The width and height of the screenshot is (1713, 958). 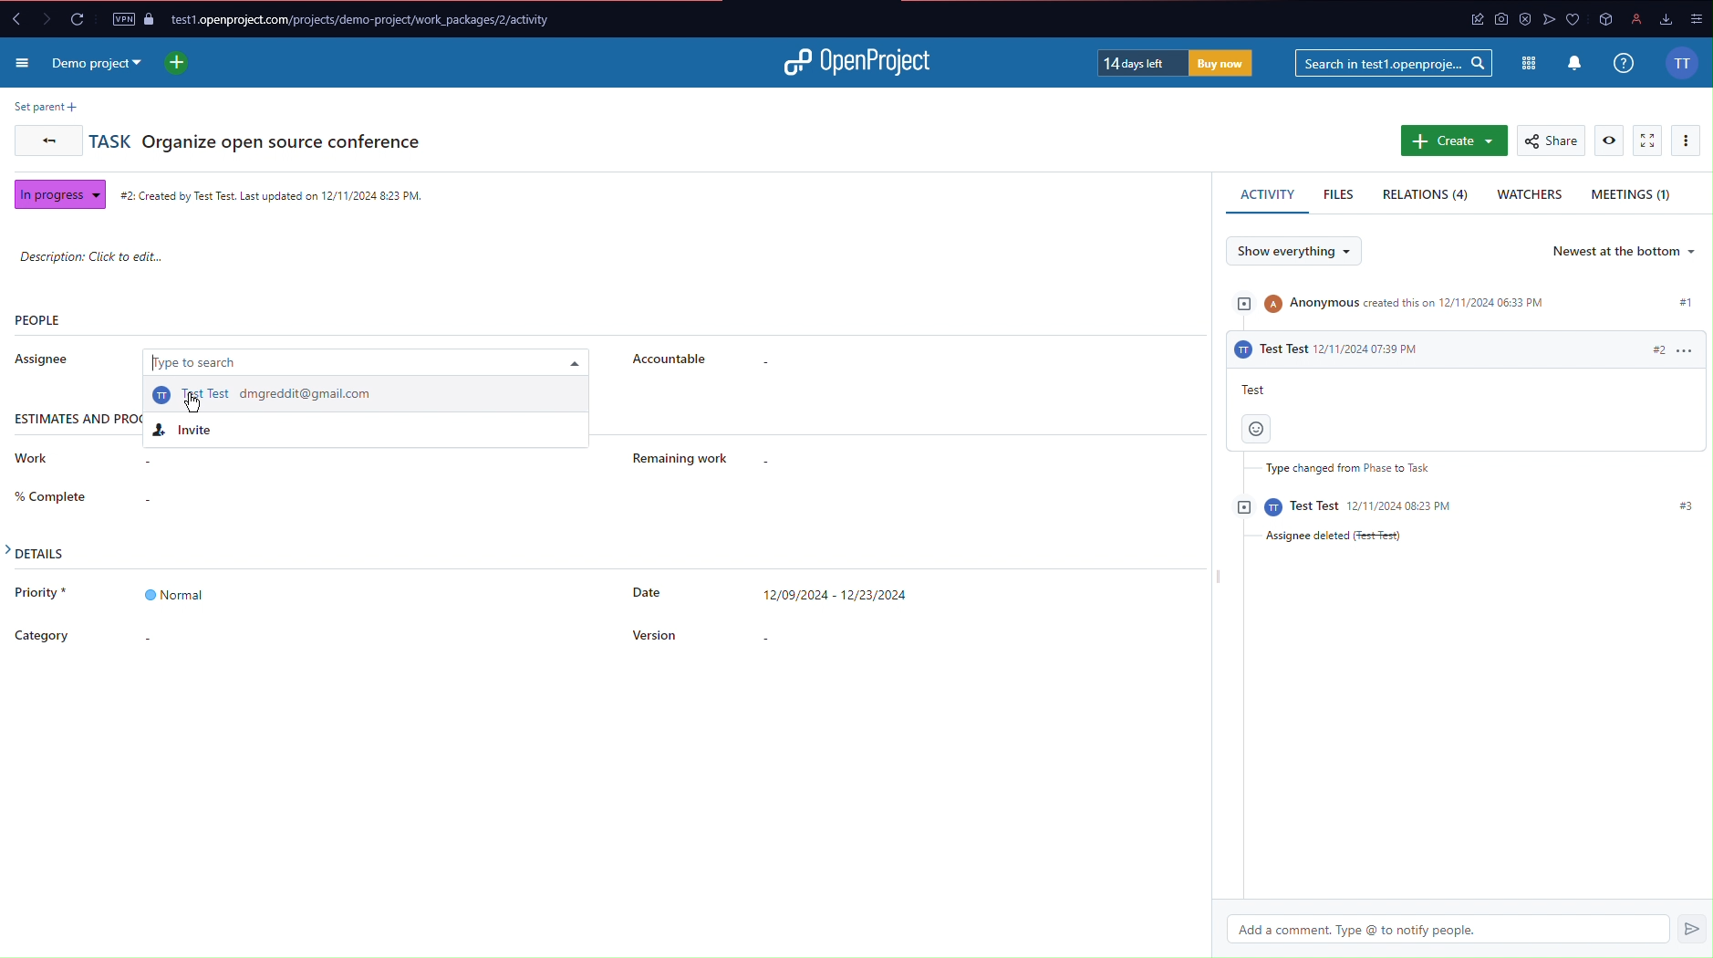 I want to click on Searchbar, so click(x=1395, y=64).